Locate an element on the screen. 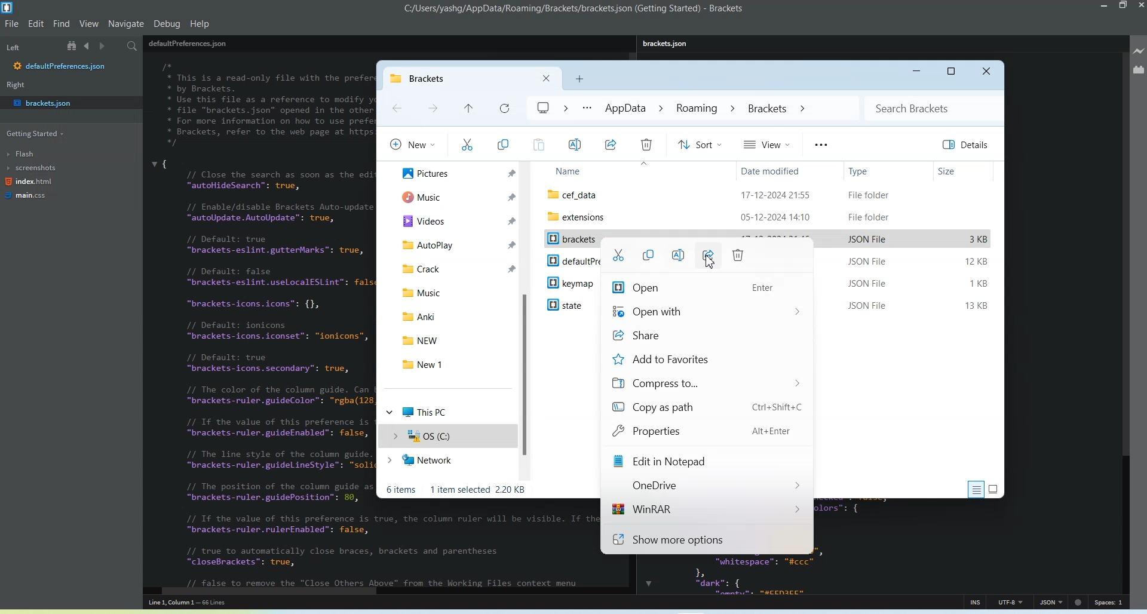  brackets.json is located at coordinates (668, 44).